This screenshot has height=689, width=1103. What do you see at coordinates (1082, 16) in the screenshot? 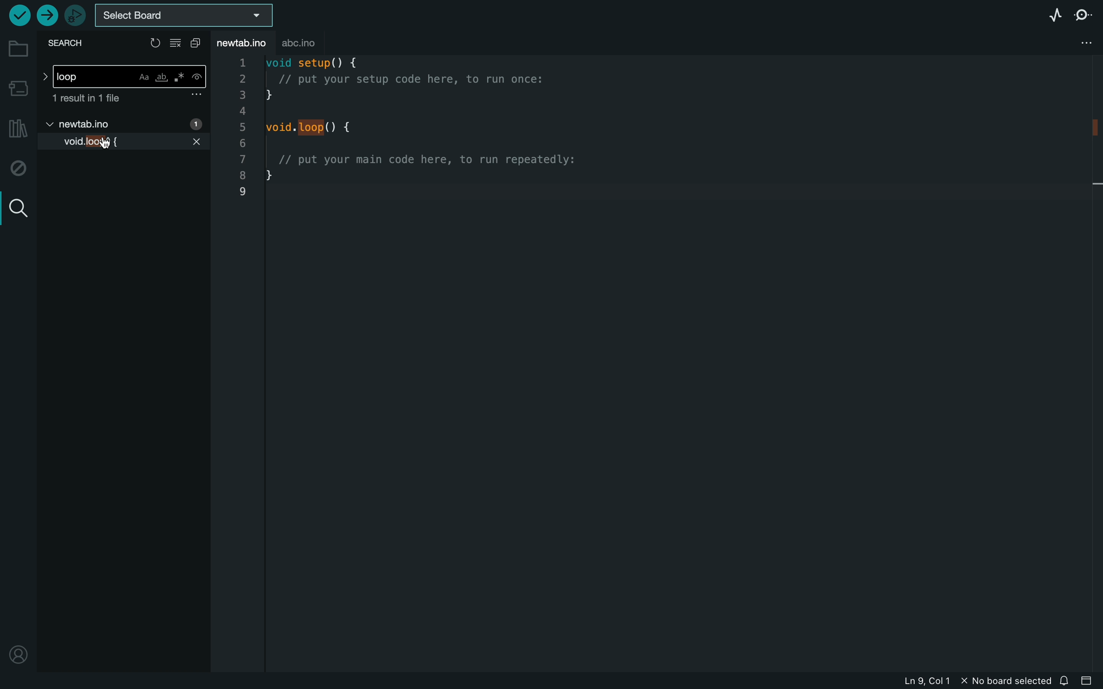
I see `serial monitor` at bounding box center [1082, 16].